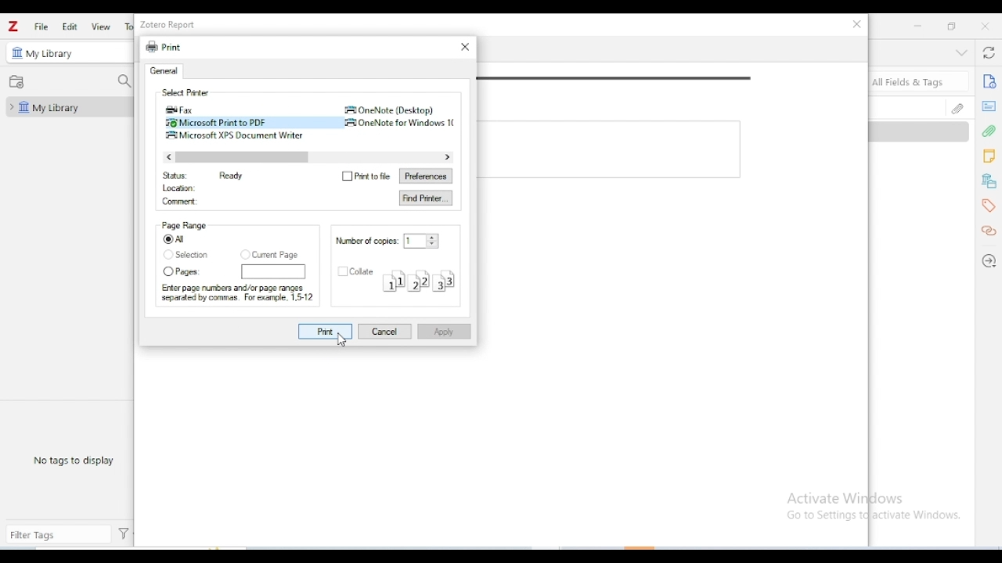  Describe the element at coordinates (171, 48) in the screenshot. I see `print` at that location.